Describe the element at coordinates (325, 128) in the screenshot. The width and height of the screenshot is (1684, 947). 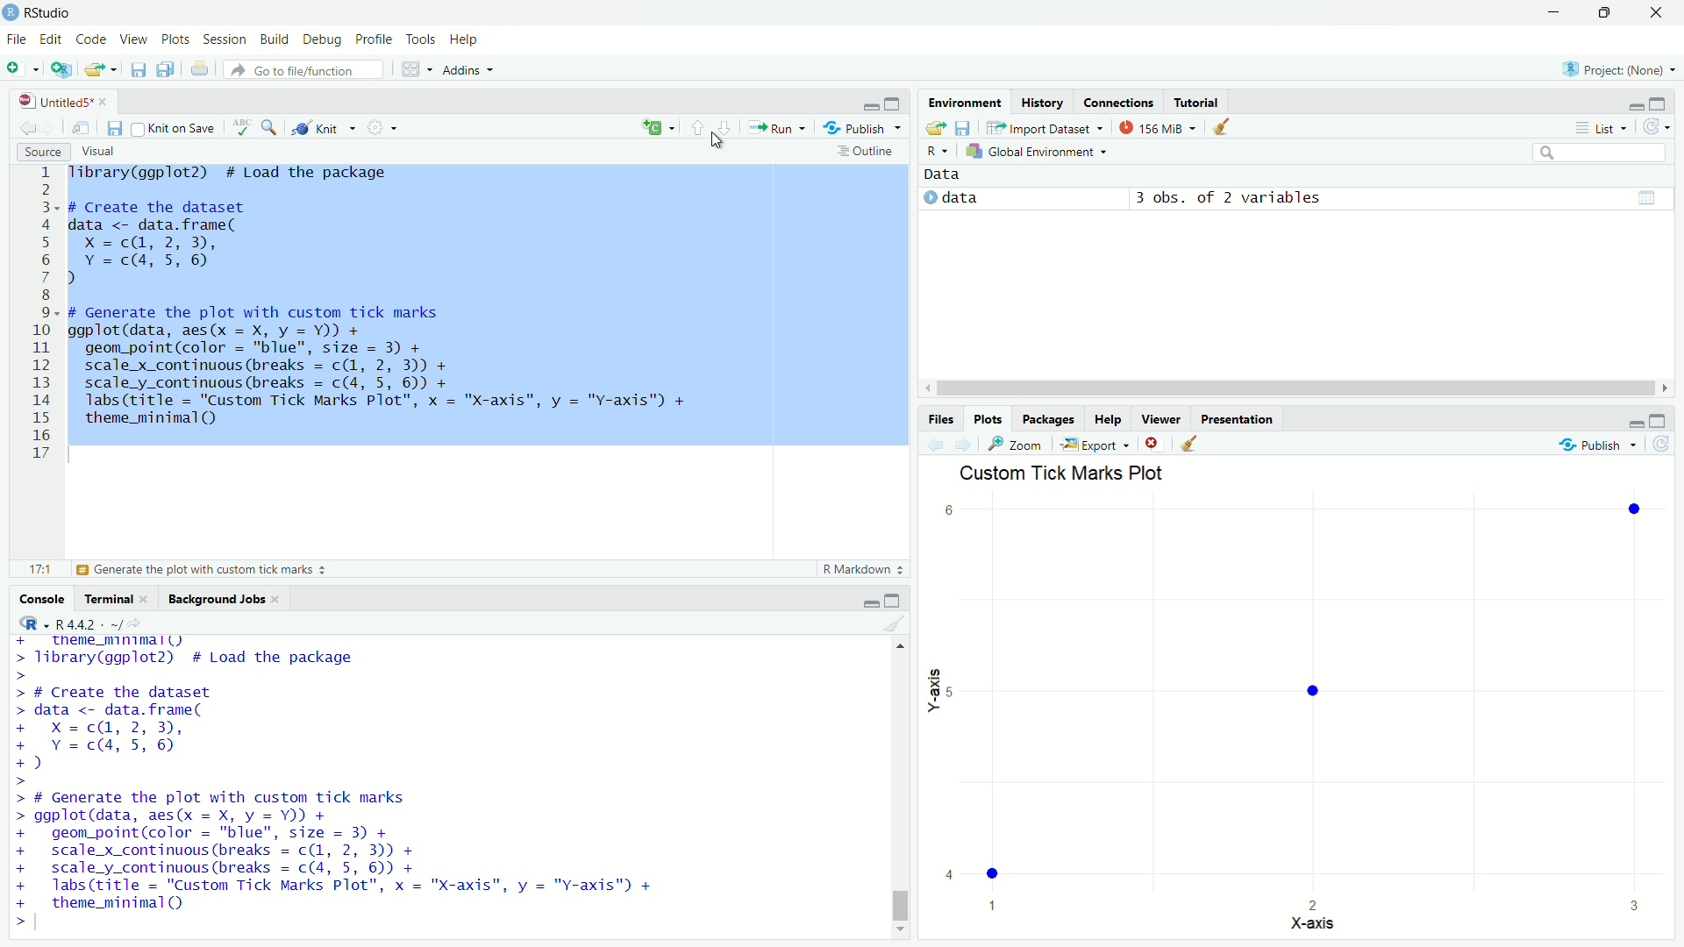
I see `knit` at that location.